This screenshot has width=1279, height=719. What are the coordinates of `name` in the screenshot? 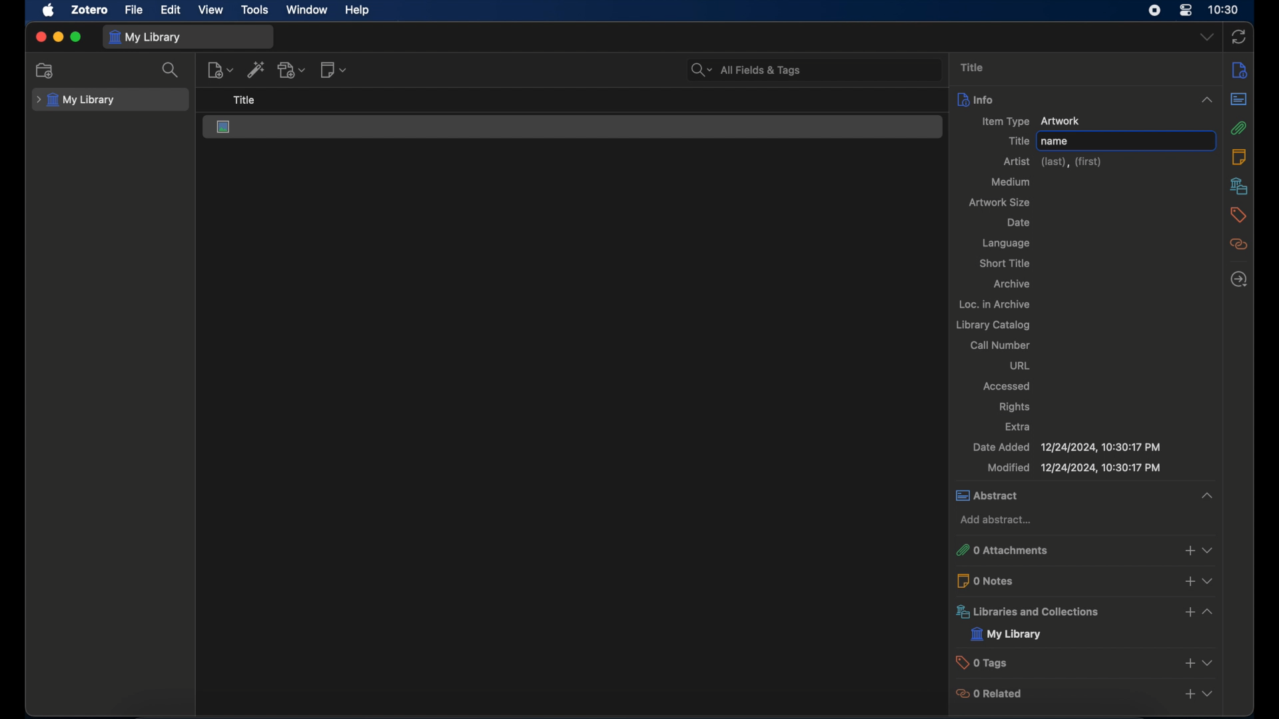 It's located at (1056, 141).